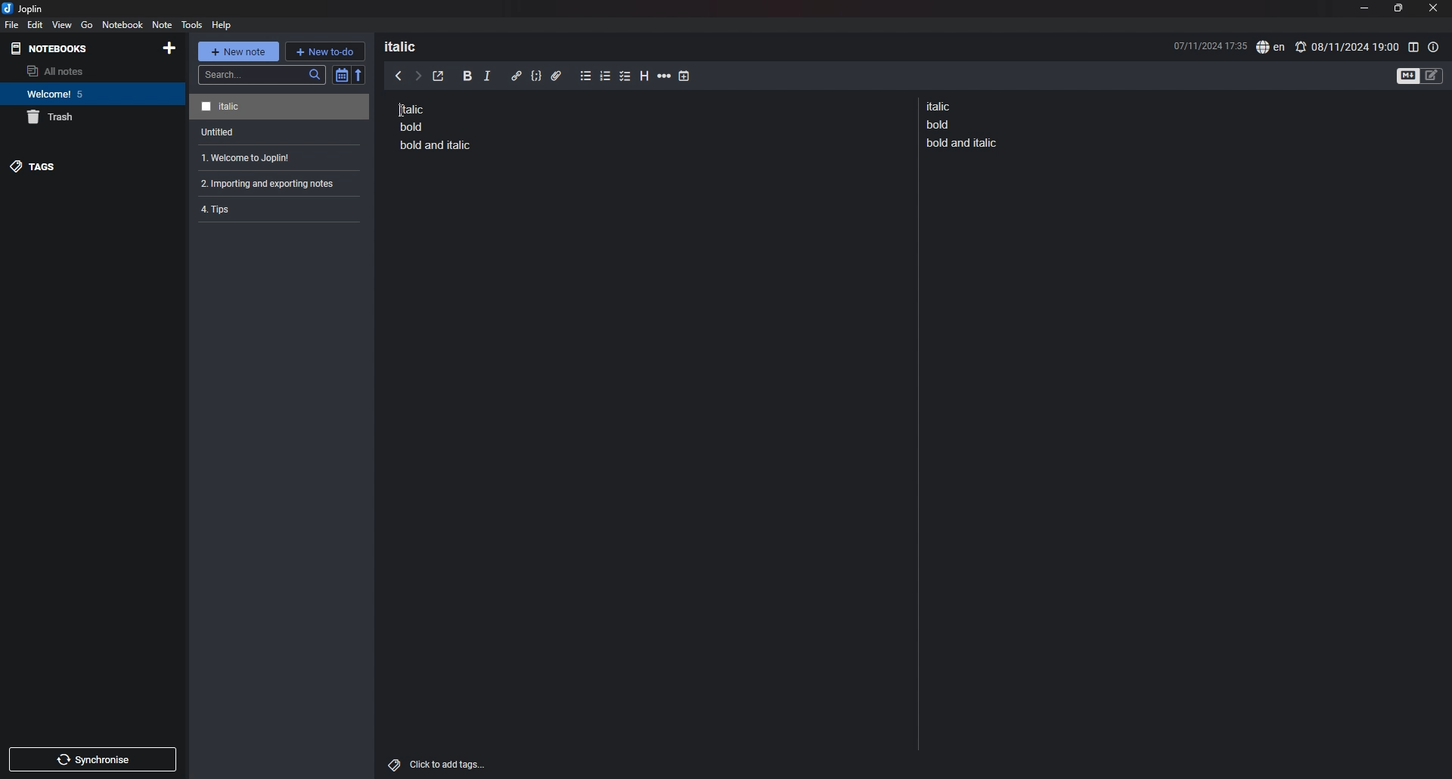 The width and height of the screenshot is (1452, 779). What do you see at coordinates (1209, 45) in the screenshot?
I see `date and time` at bounding box center [1209, 45].